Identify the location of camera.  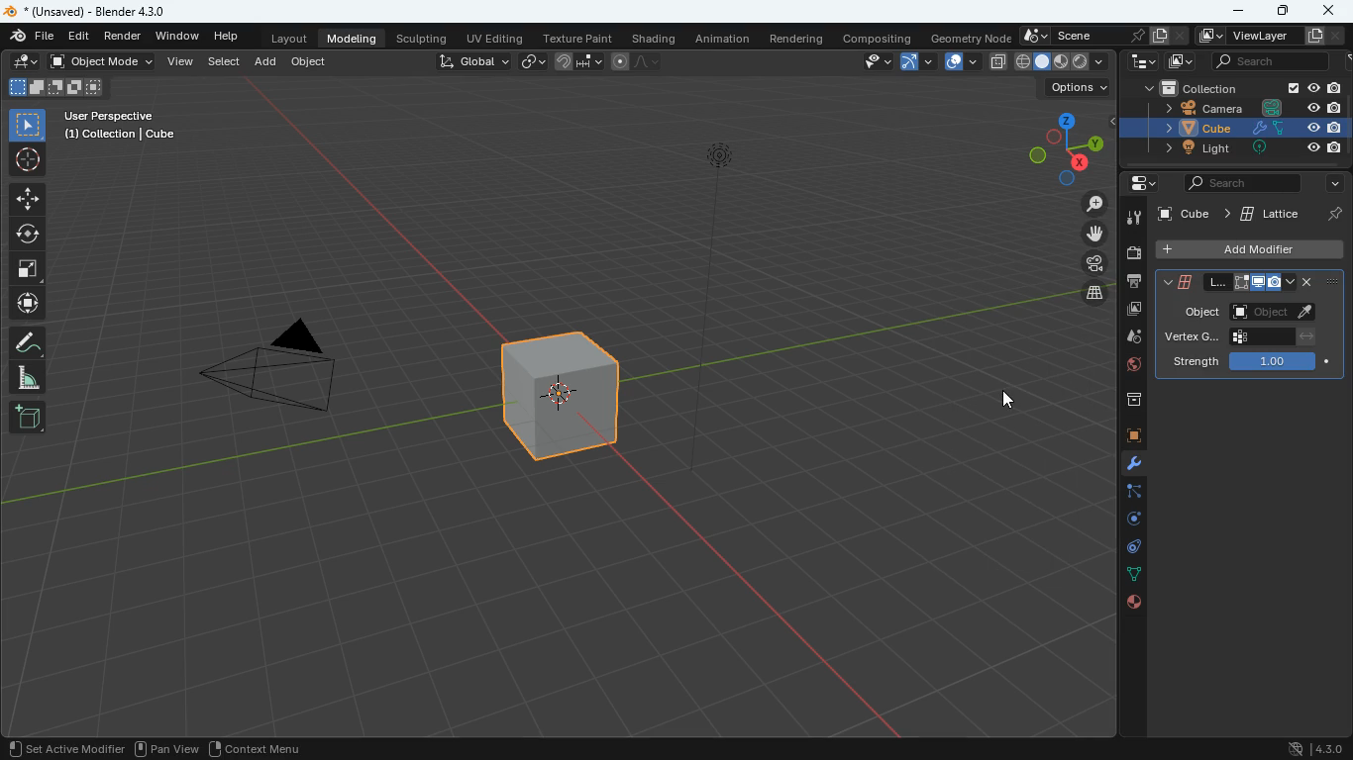
(280, 370).